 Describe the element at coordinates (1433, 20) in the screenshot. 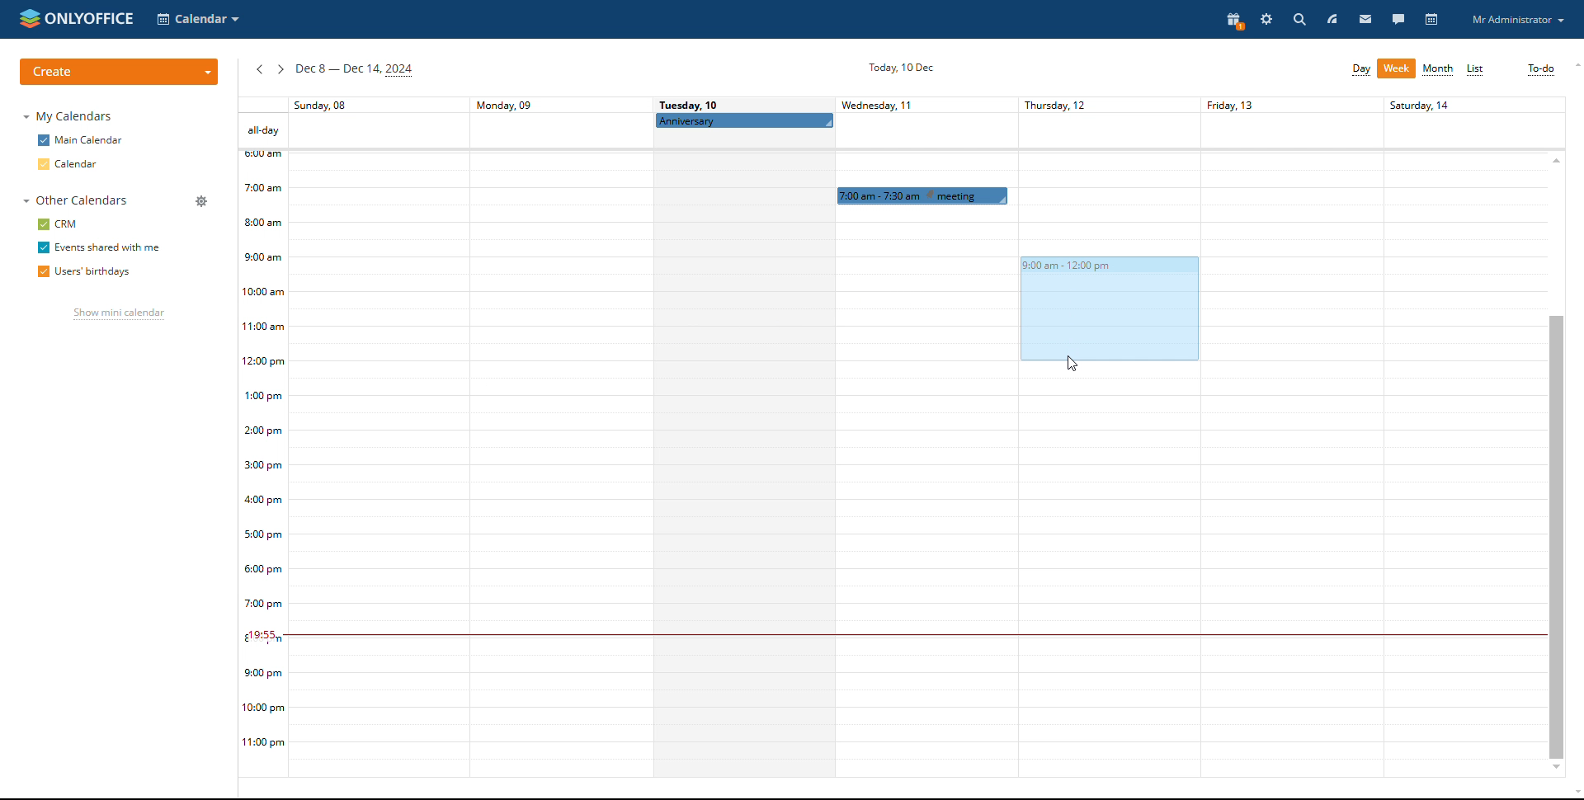

I see `calendar` at that location.